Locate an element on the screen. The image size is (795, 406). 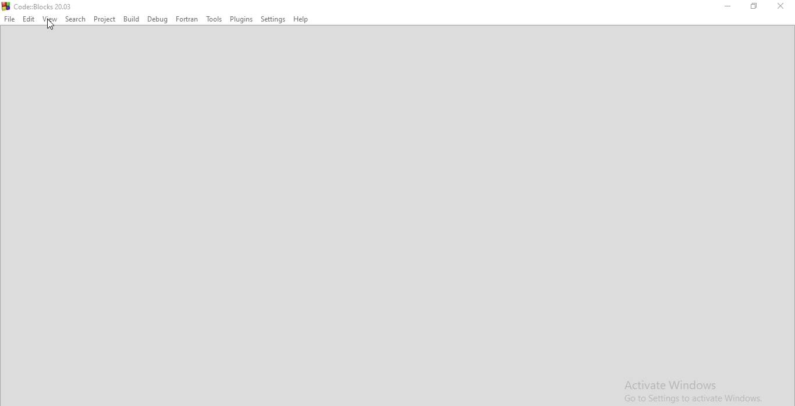
cursor on view is located at coordinates (51, 26).